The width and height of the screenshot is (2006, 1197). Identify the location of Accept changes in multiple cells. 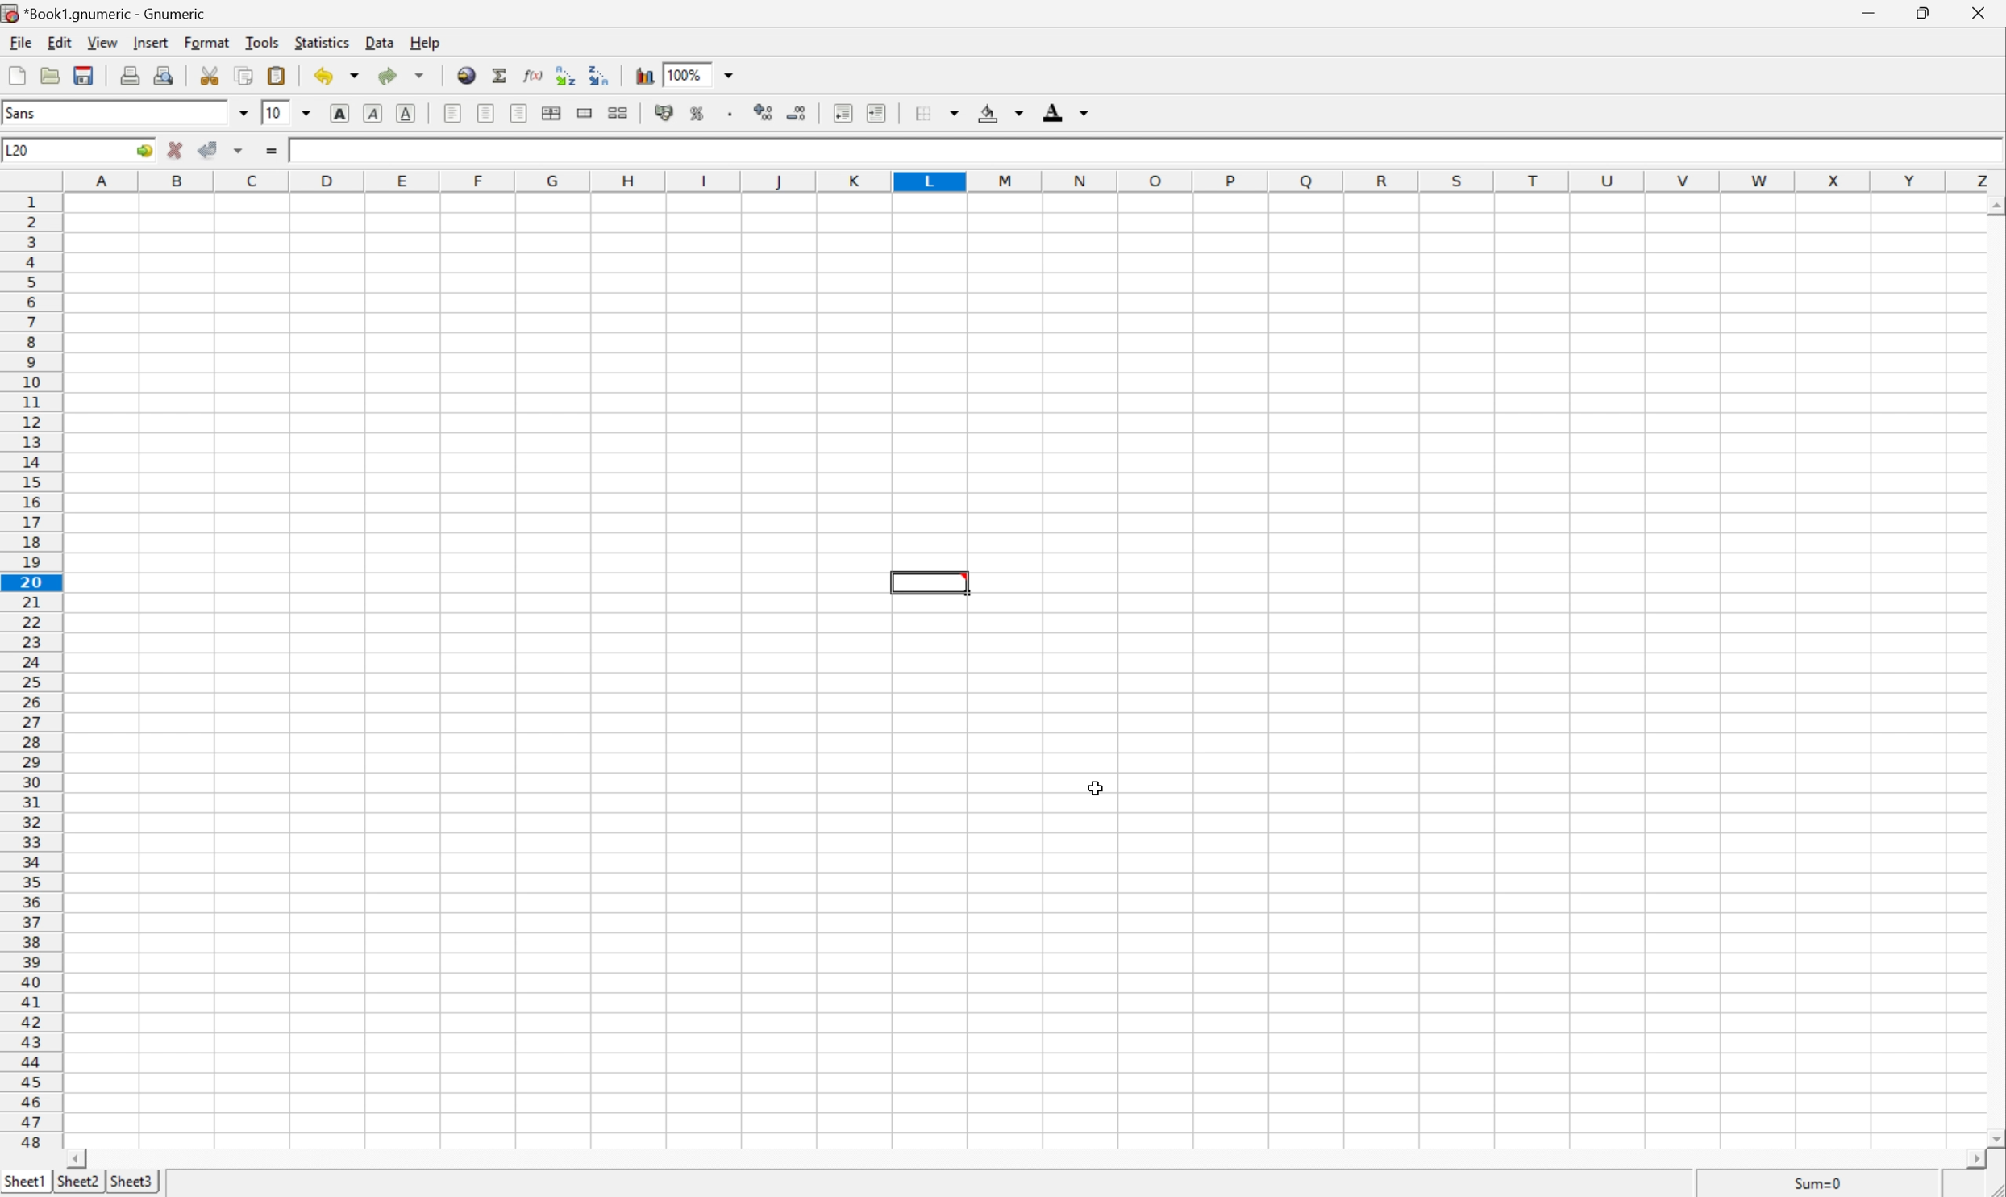
(239, 151).